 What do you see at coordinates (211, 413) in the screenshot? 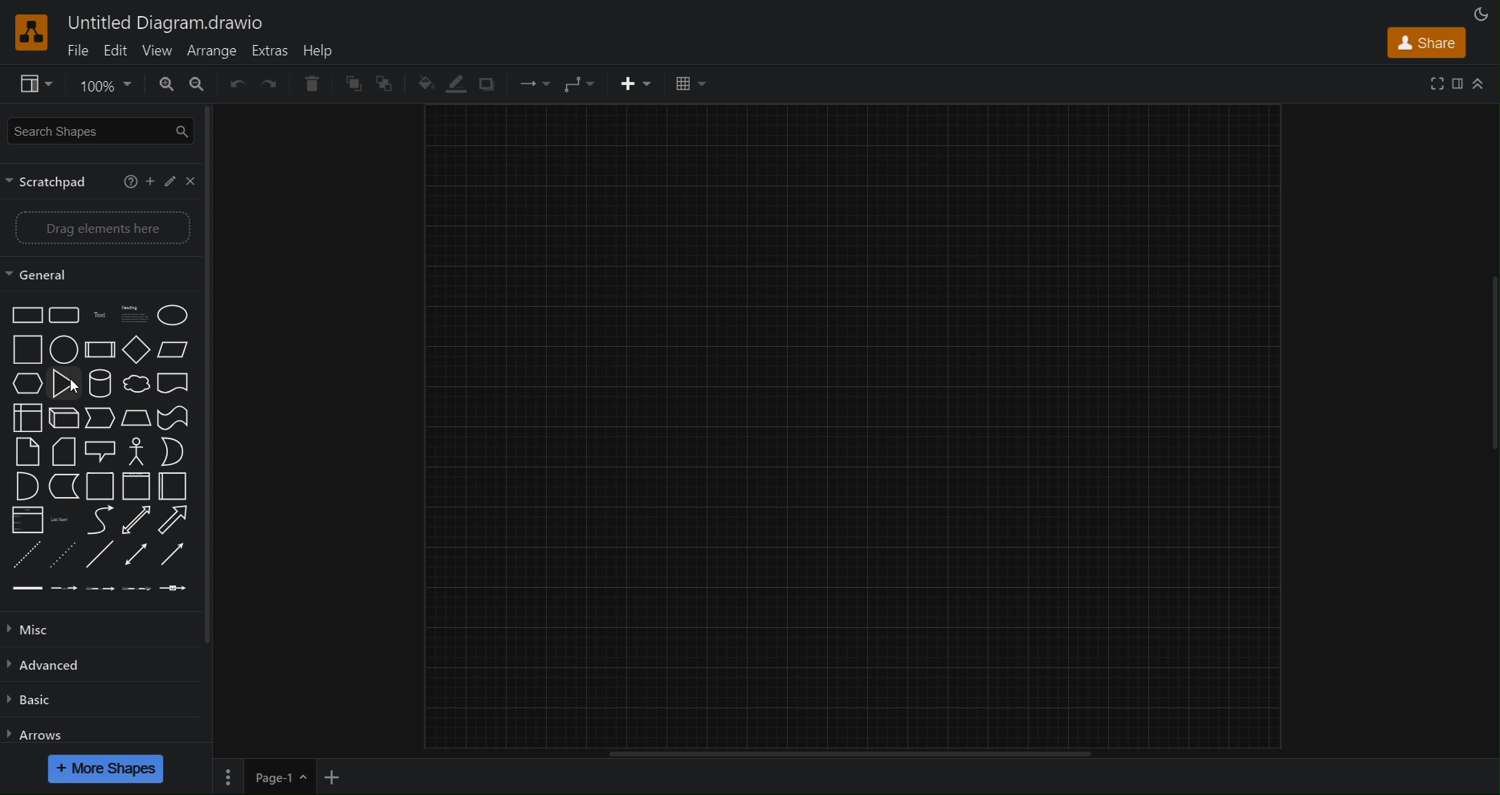
I see `Scrollbar` at bounding box center [211, 413].